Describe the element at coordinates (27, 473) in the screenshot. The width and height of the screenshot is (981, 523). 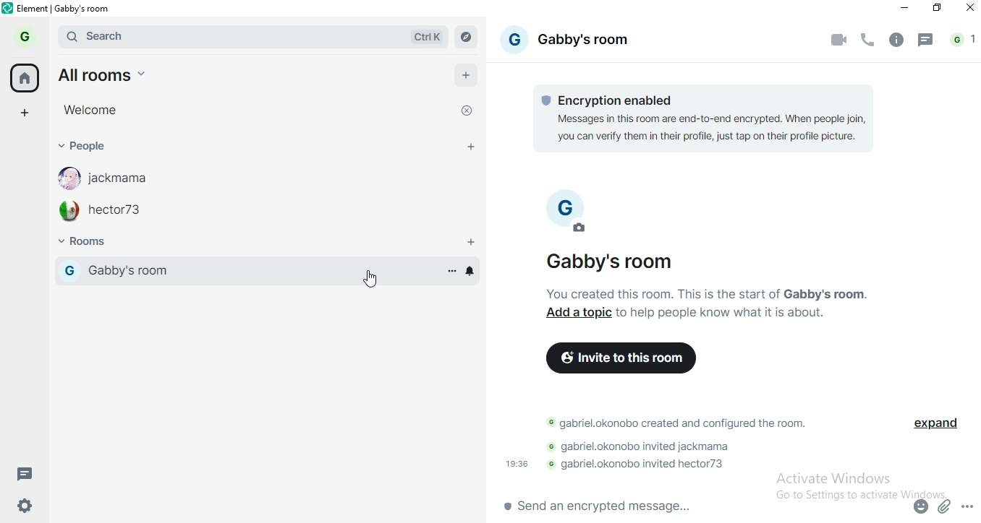
I see `message` at that location.